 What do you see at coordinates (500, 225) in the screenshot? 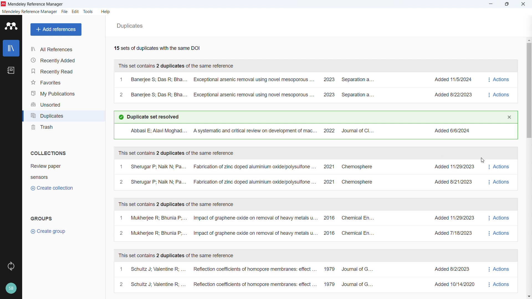
I see `actions` at bounding box center [500, 225].